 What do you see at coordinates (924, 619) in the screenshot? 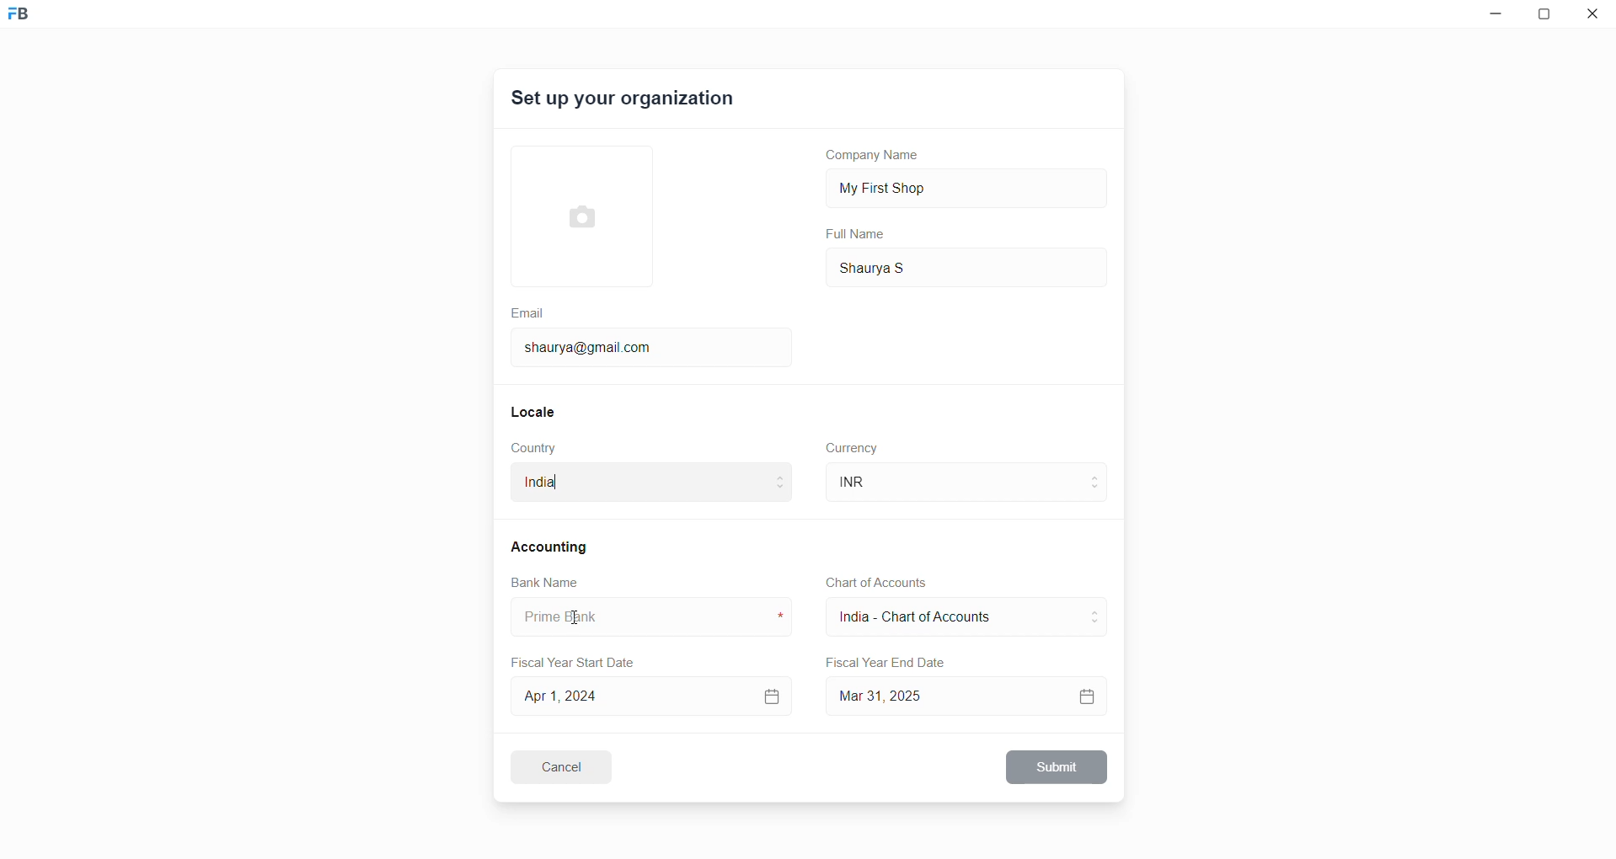
I see `India - Chart of Account` at bounding box center [924, 619].